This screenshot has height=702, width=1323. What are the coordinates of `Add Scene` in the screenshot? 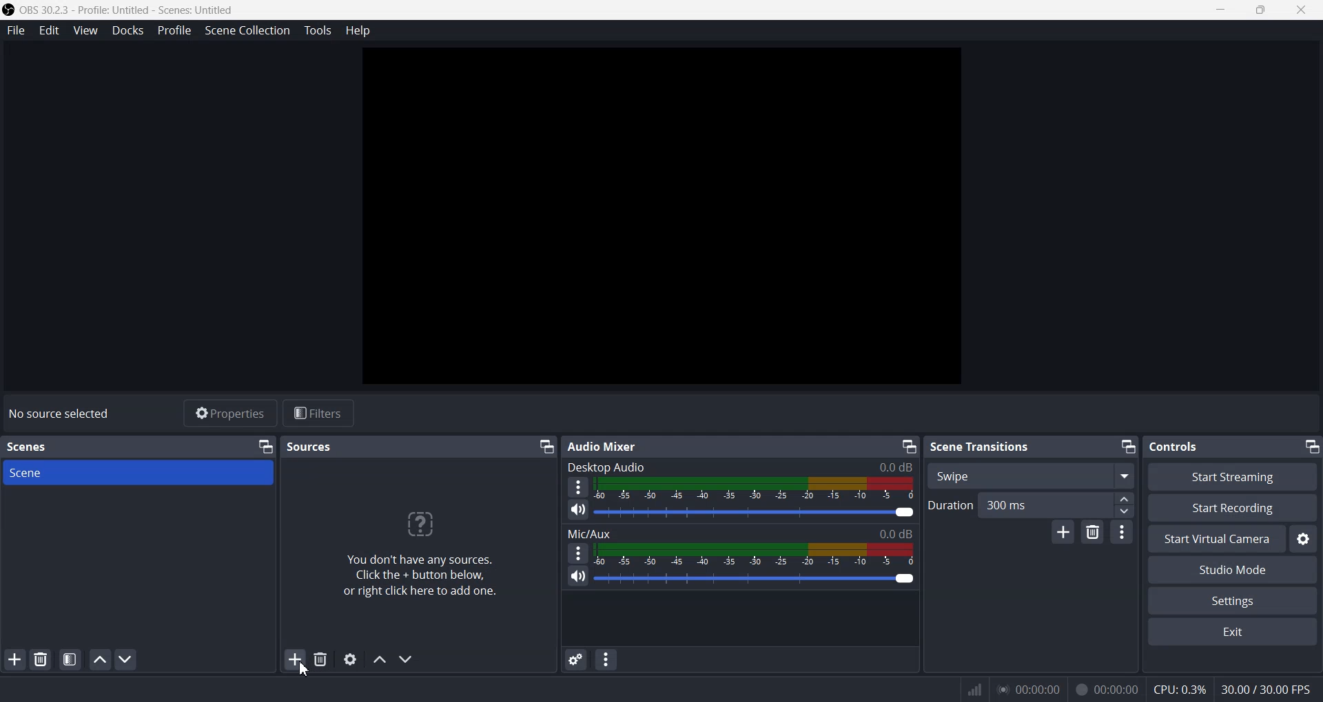 It's located at (14, 659).